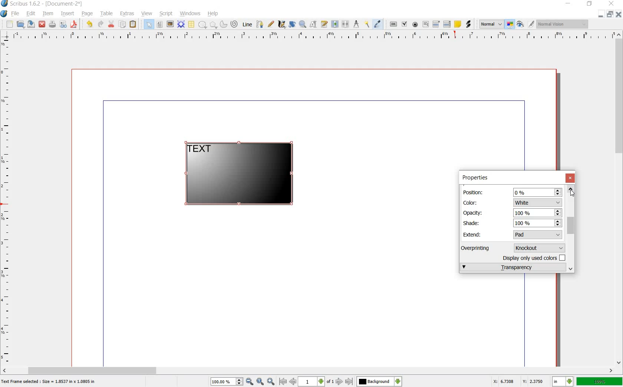 The image size is (623, 387). I want to click on edit text with story editor, so click(324, 24).